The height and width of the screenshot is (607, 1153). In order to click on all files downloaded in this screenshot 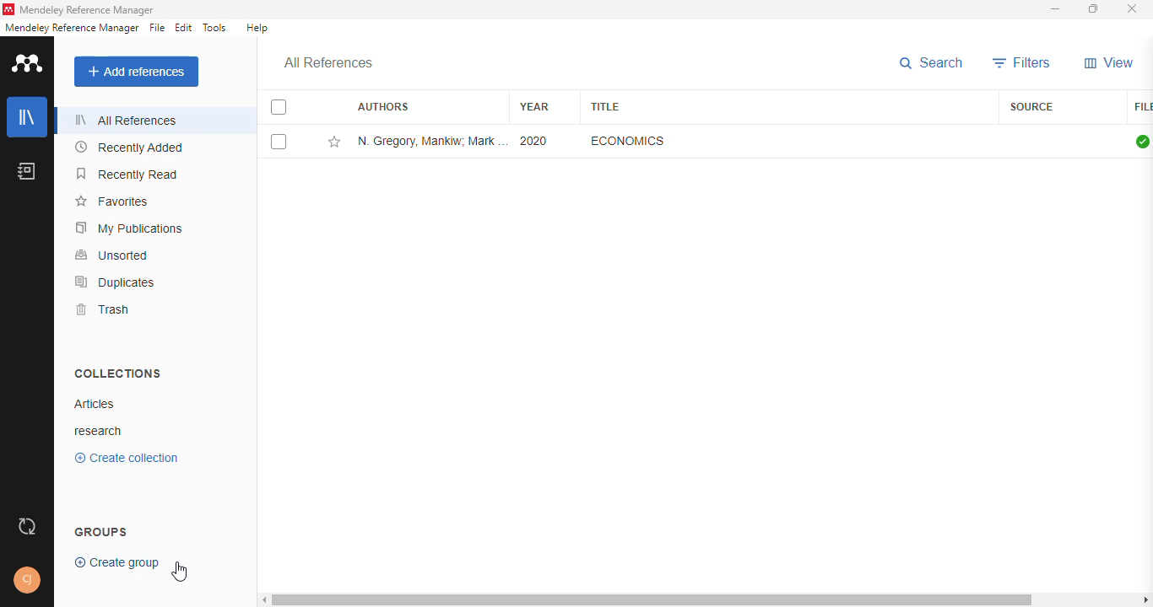, I will do `click(1140, 142)`.